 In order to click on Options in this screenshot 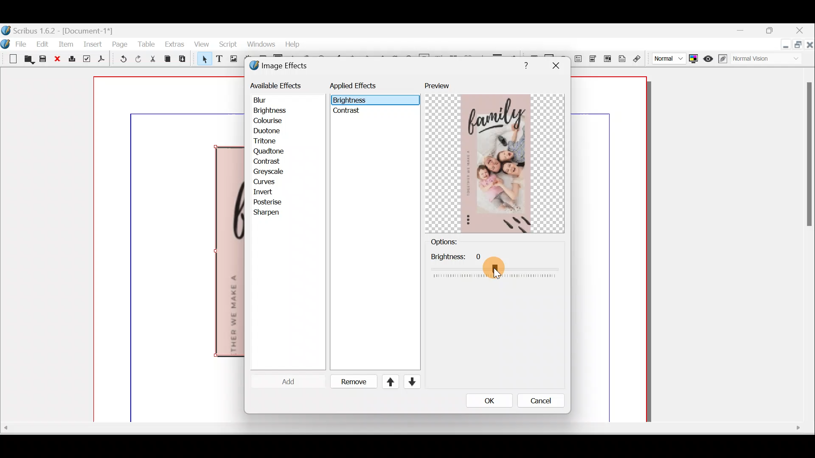, I will do `click(458, 242)`.